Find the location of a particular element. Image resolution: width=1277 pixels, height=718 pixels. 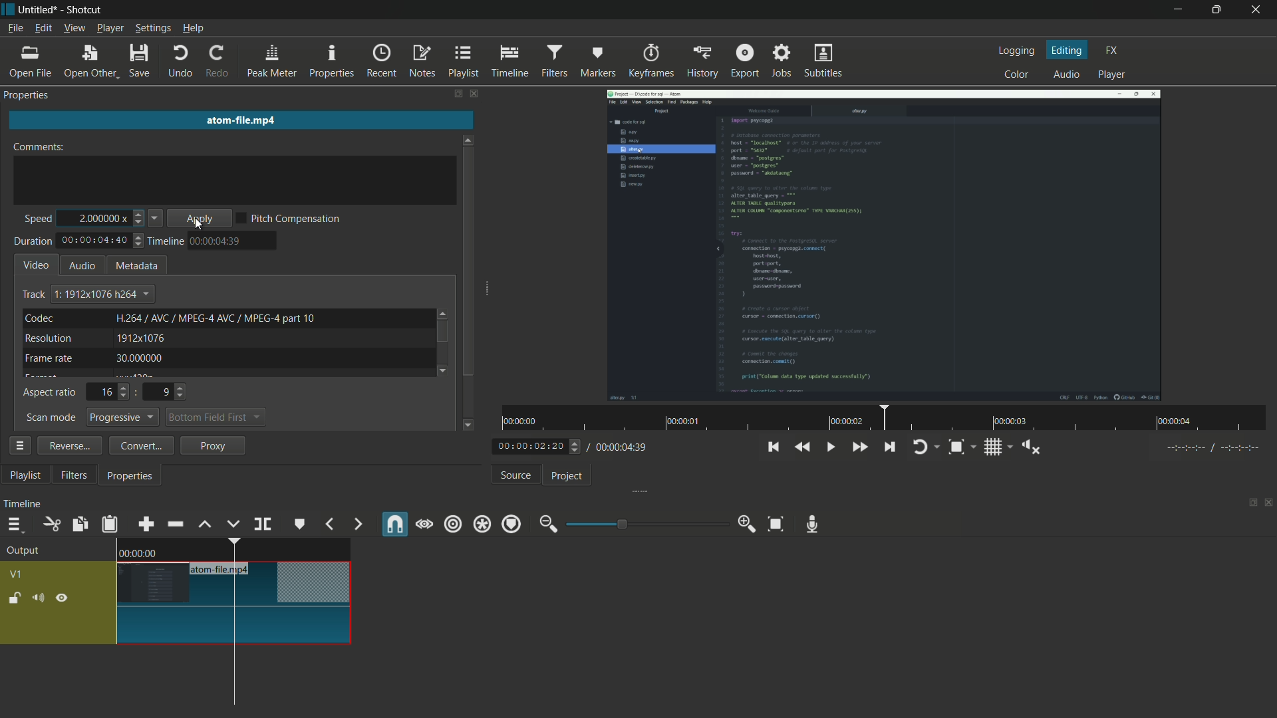

change layout is located at coordinates (1248, 505).